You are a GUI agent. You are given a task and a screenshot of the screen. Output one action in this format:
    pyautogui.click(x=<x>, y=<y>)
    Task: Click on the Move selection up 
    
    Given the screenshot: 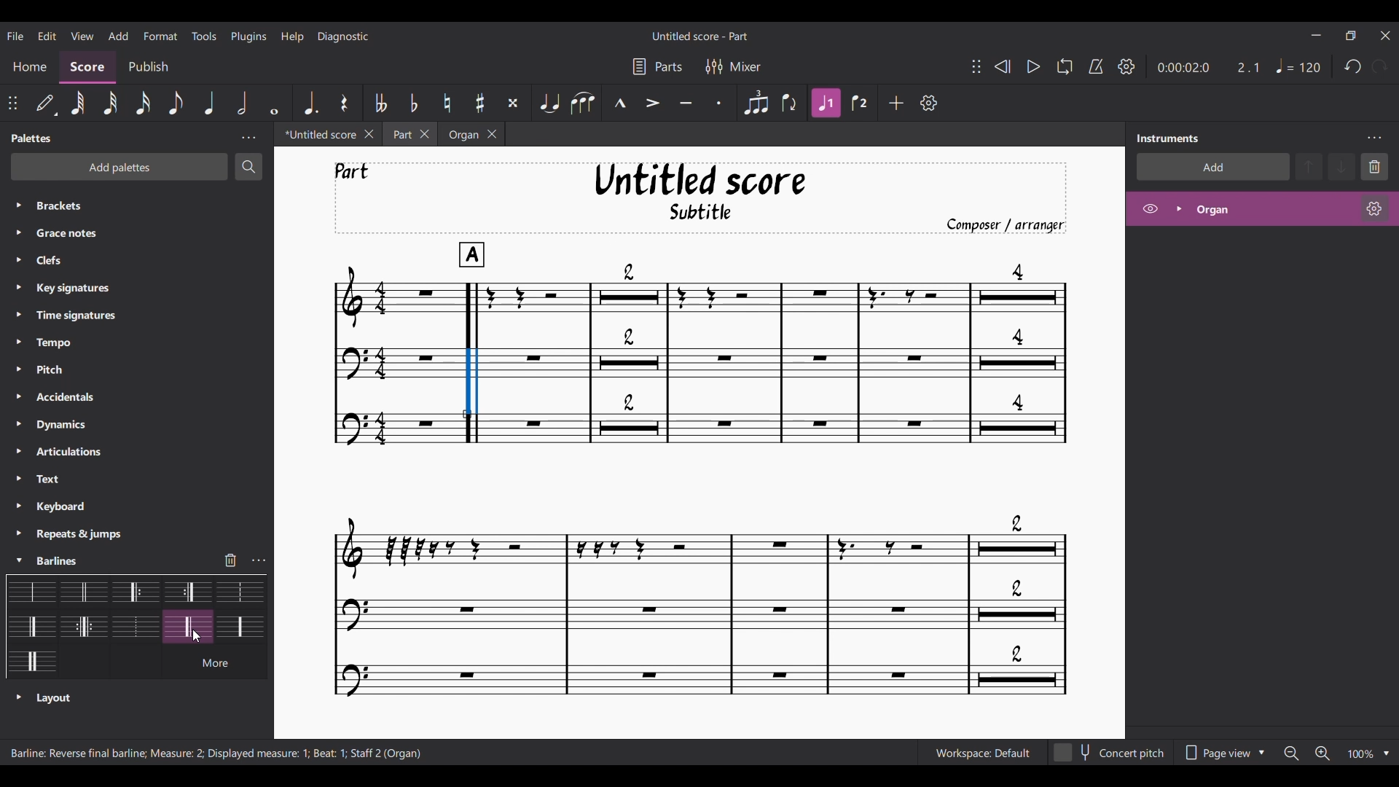 What is the action you would take?
    pyautogui.click(x=1309, y=166)
    